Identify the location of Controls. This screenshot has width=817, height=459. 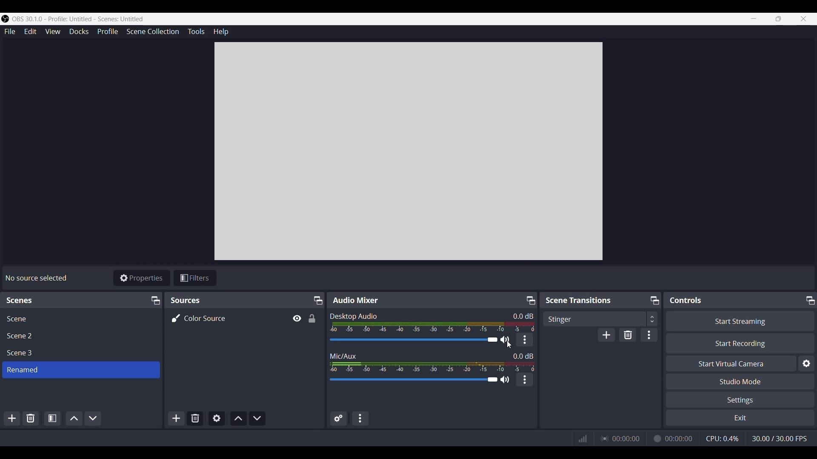
(686, 300).